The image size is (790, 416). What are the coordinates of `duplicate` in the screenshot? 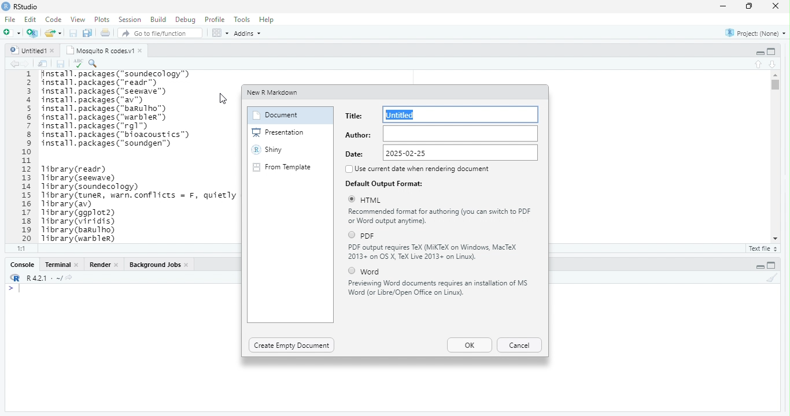 It's located at (88, 33).